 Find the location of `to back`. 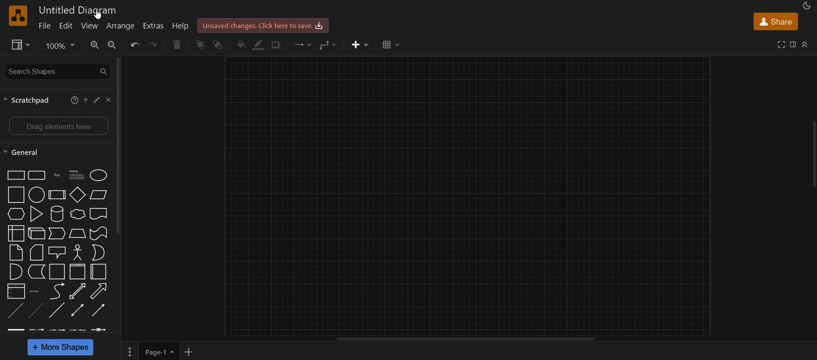

to back is located at coordinates (220, 44).